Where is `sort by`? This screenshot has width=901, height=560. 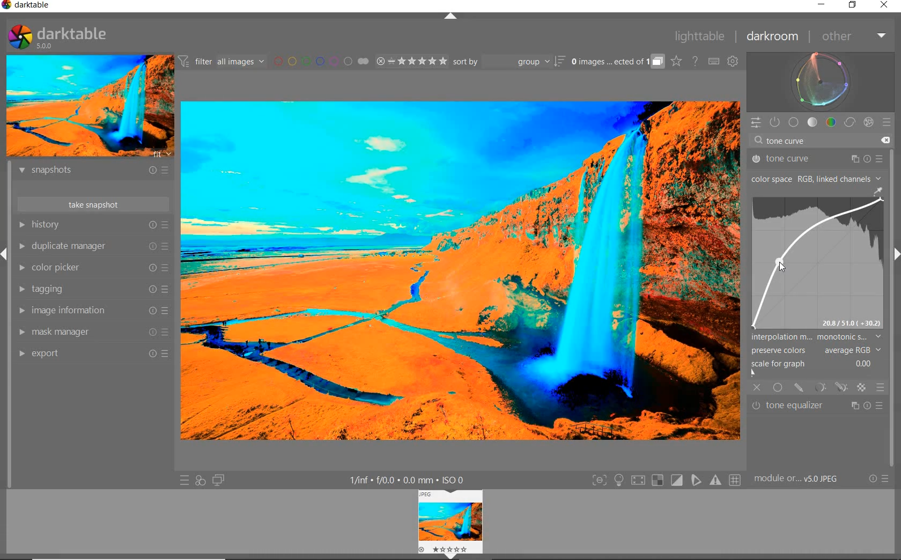
sort by is located at coordinates (509, 61).